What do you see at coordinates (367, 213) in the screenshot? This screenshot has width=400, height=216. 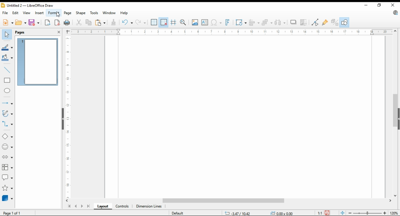 I see `zoom slider` at bounding box center [367, 213].